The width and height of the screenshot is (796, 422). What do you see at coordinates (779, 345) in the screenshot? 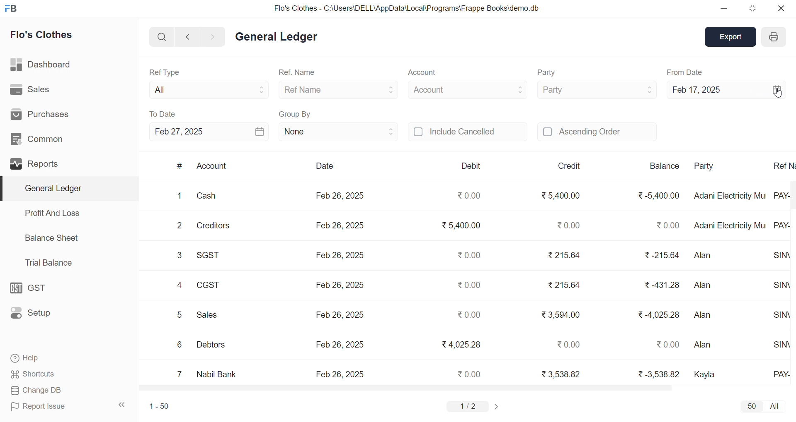
I see `SINV-` at bounding box center [779, 345].